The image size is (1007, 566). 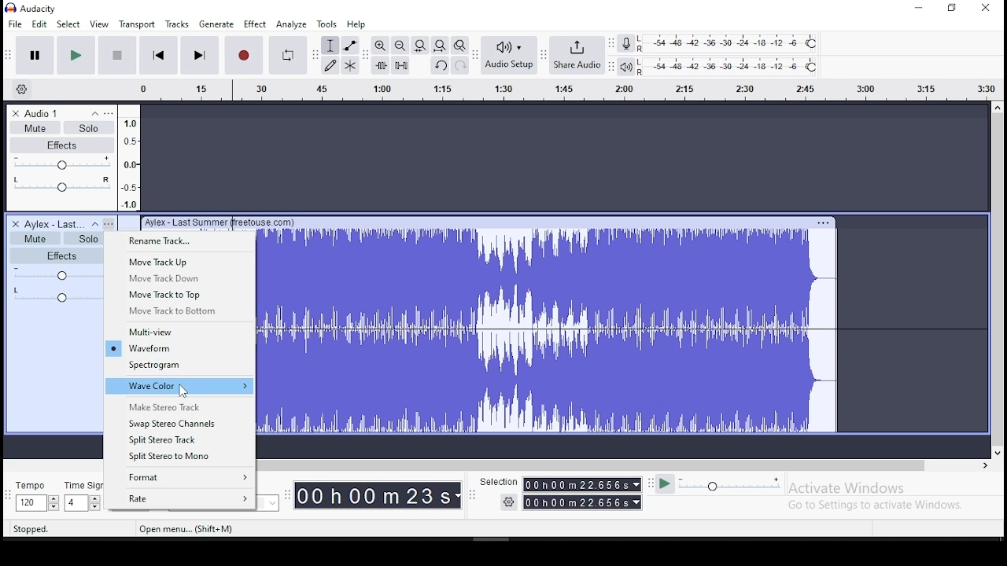 What do you see at coordinates (89, 127) in the screenshot?
I see `solo` at bounding box center [89, 127].